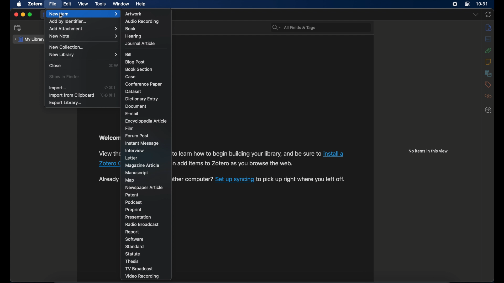 The image size is (504, 283). What do you see at coordinates (130, 29) in the screenshot?
I see `book` at bounding box center [130, 29].